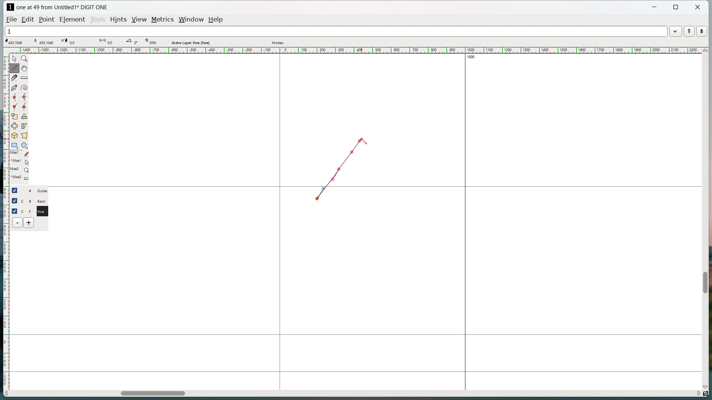 This screenshot has width=712, height=400. What do you see at coordinates (11, 19) in the screenshot?
I see `file` at bounding box center [11, 19].